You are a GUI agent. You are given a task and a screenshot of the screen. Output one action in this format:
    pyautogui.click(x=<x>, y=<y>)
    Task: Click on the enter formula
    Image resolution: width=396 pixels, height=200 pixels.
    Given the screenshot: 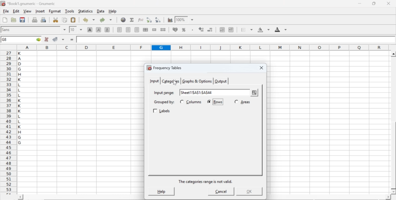 What is the action you would take?
    pyautogui.click(x=72, y=40)
    